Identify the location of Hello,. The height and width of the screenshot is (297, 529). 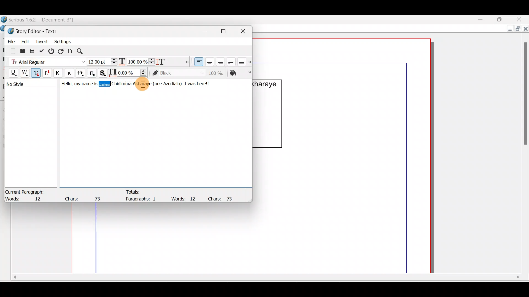
(65, 85).